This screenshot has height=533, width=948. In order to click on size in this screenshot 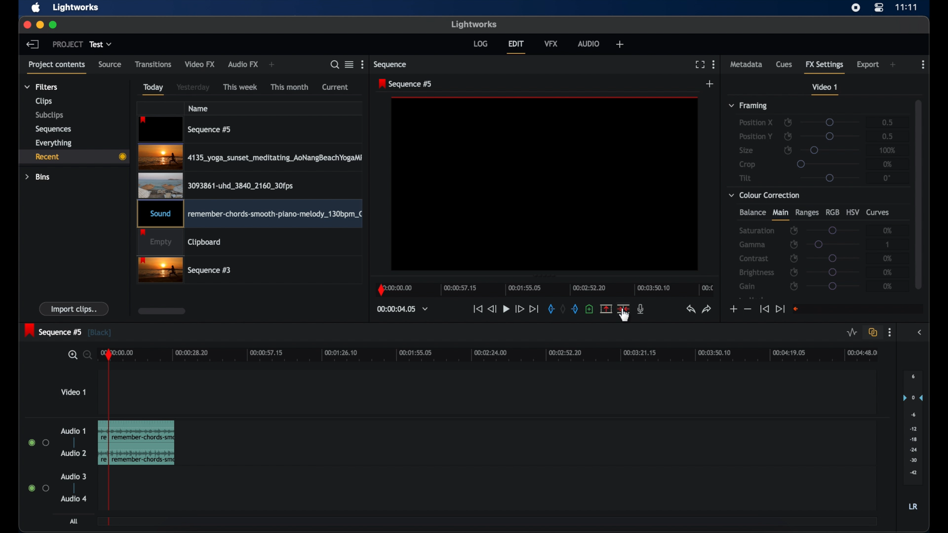, I will do `click(746, 151)`.